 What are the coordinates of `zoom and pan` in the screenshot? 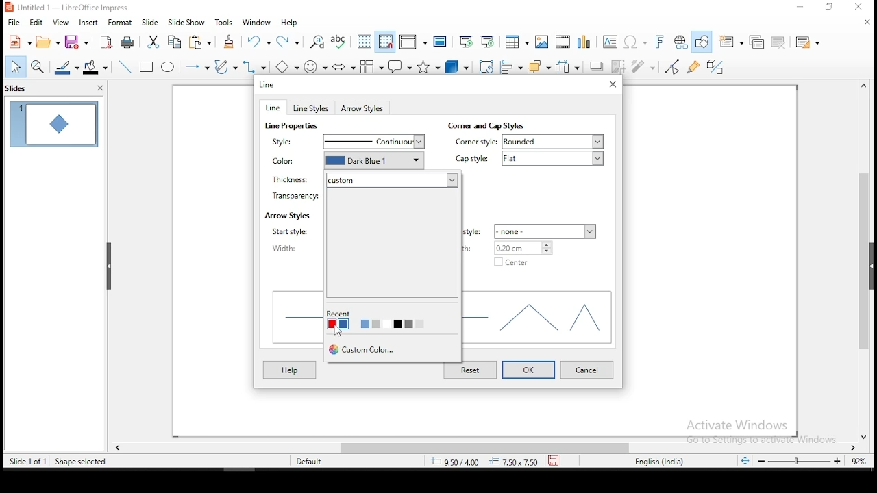 It's located at (38, 68).